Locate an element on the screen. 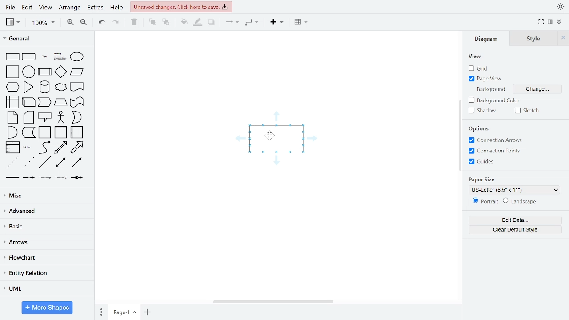 Image resolution: width=569 pixels, height=320 pixels. or is located at coordinates (76, 117).